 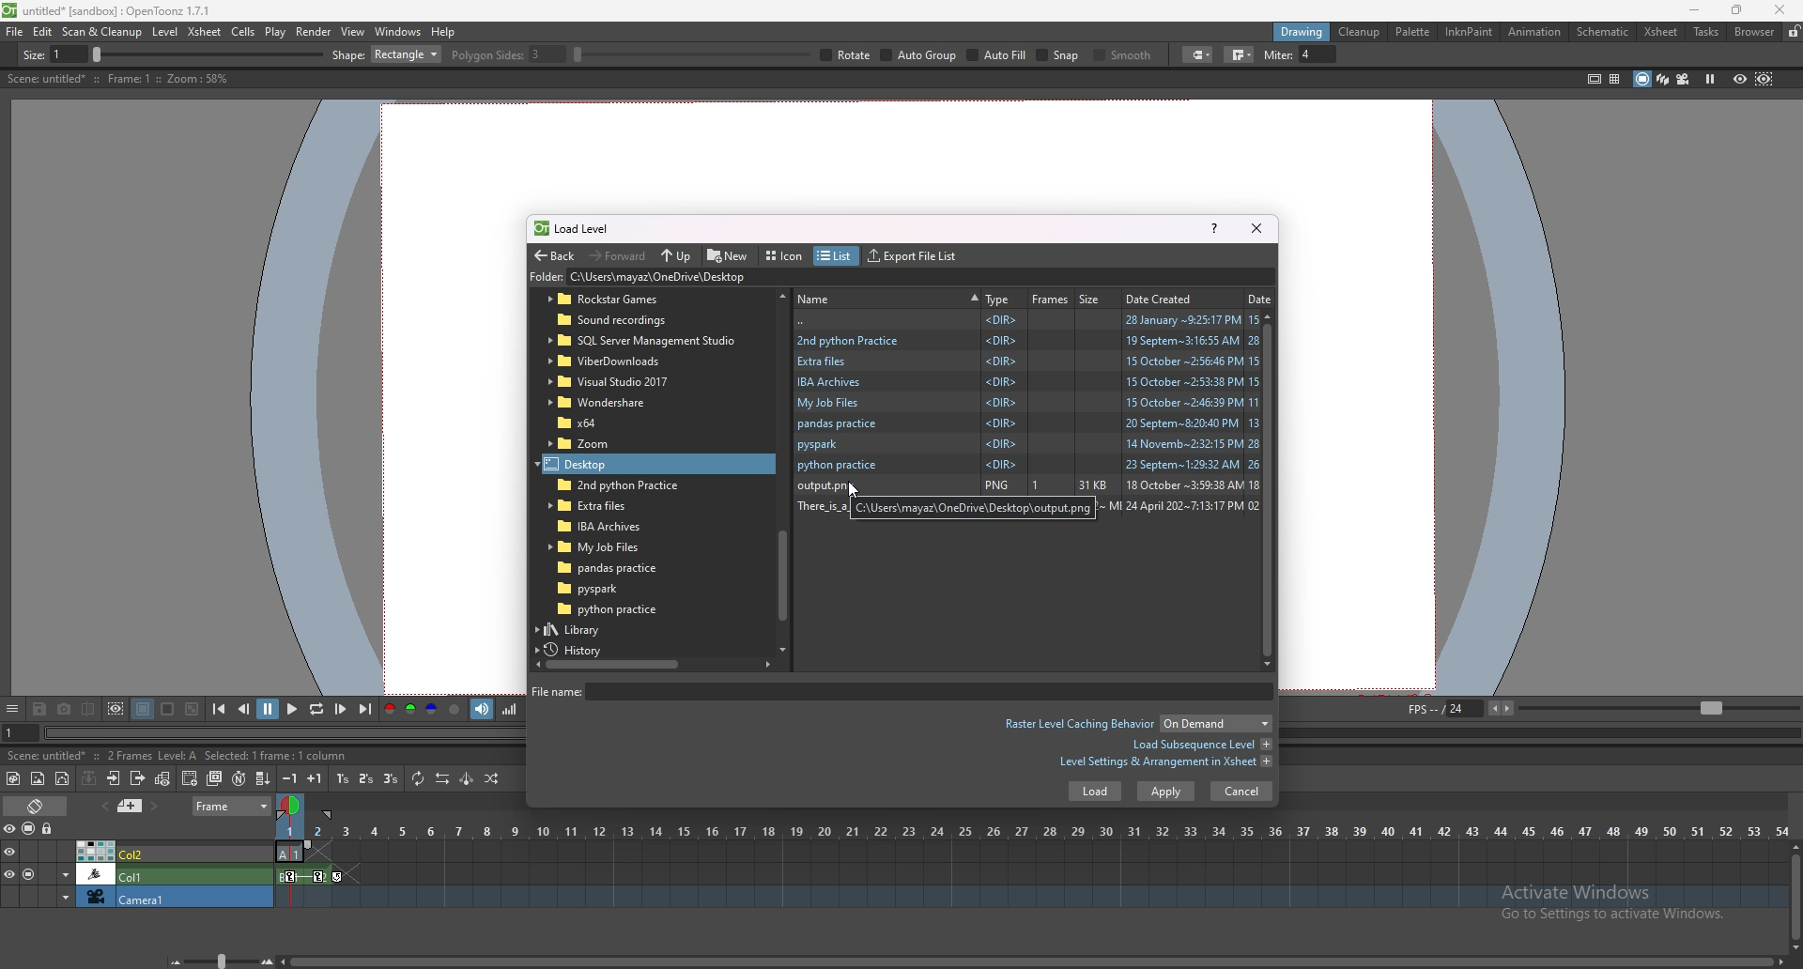 I want to click on edit, so click(x=43, y=31).